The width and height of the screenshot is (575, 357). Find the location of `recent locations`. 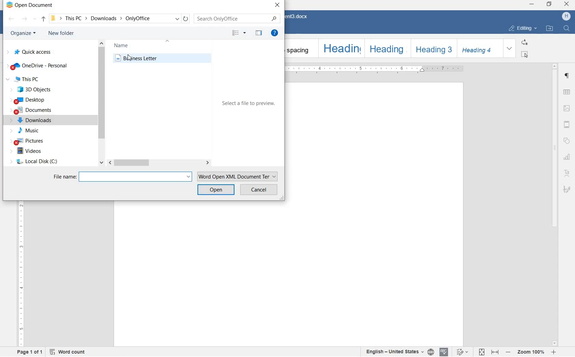

recent locations is located at coordinates (36, 18).